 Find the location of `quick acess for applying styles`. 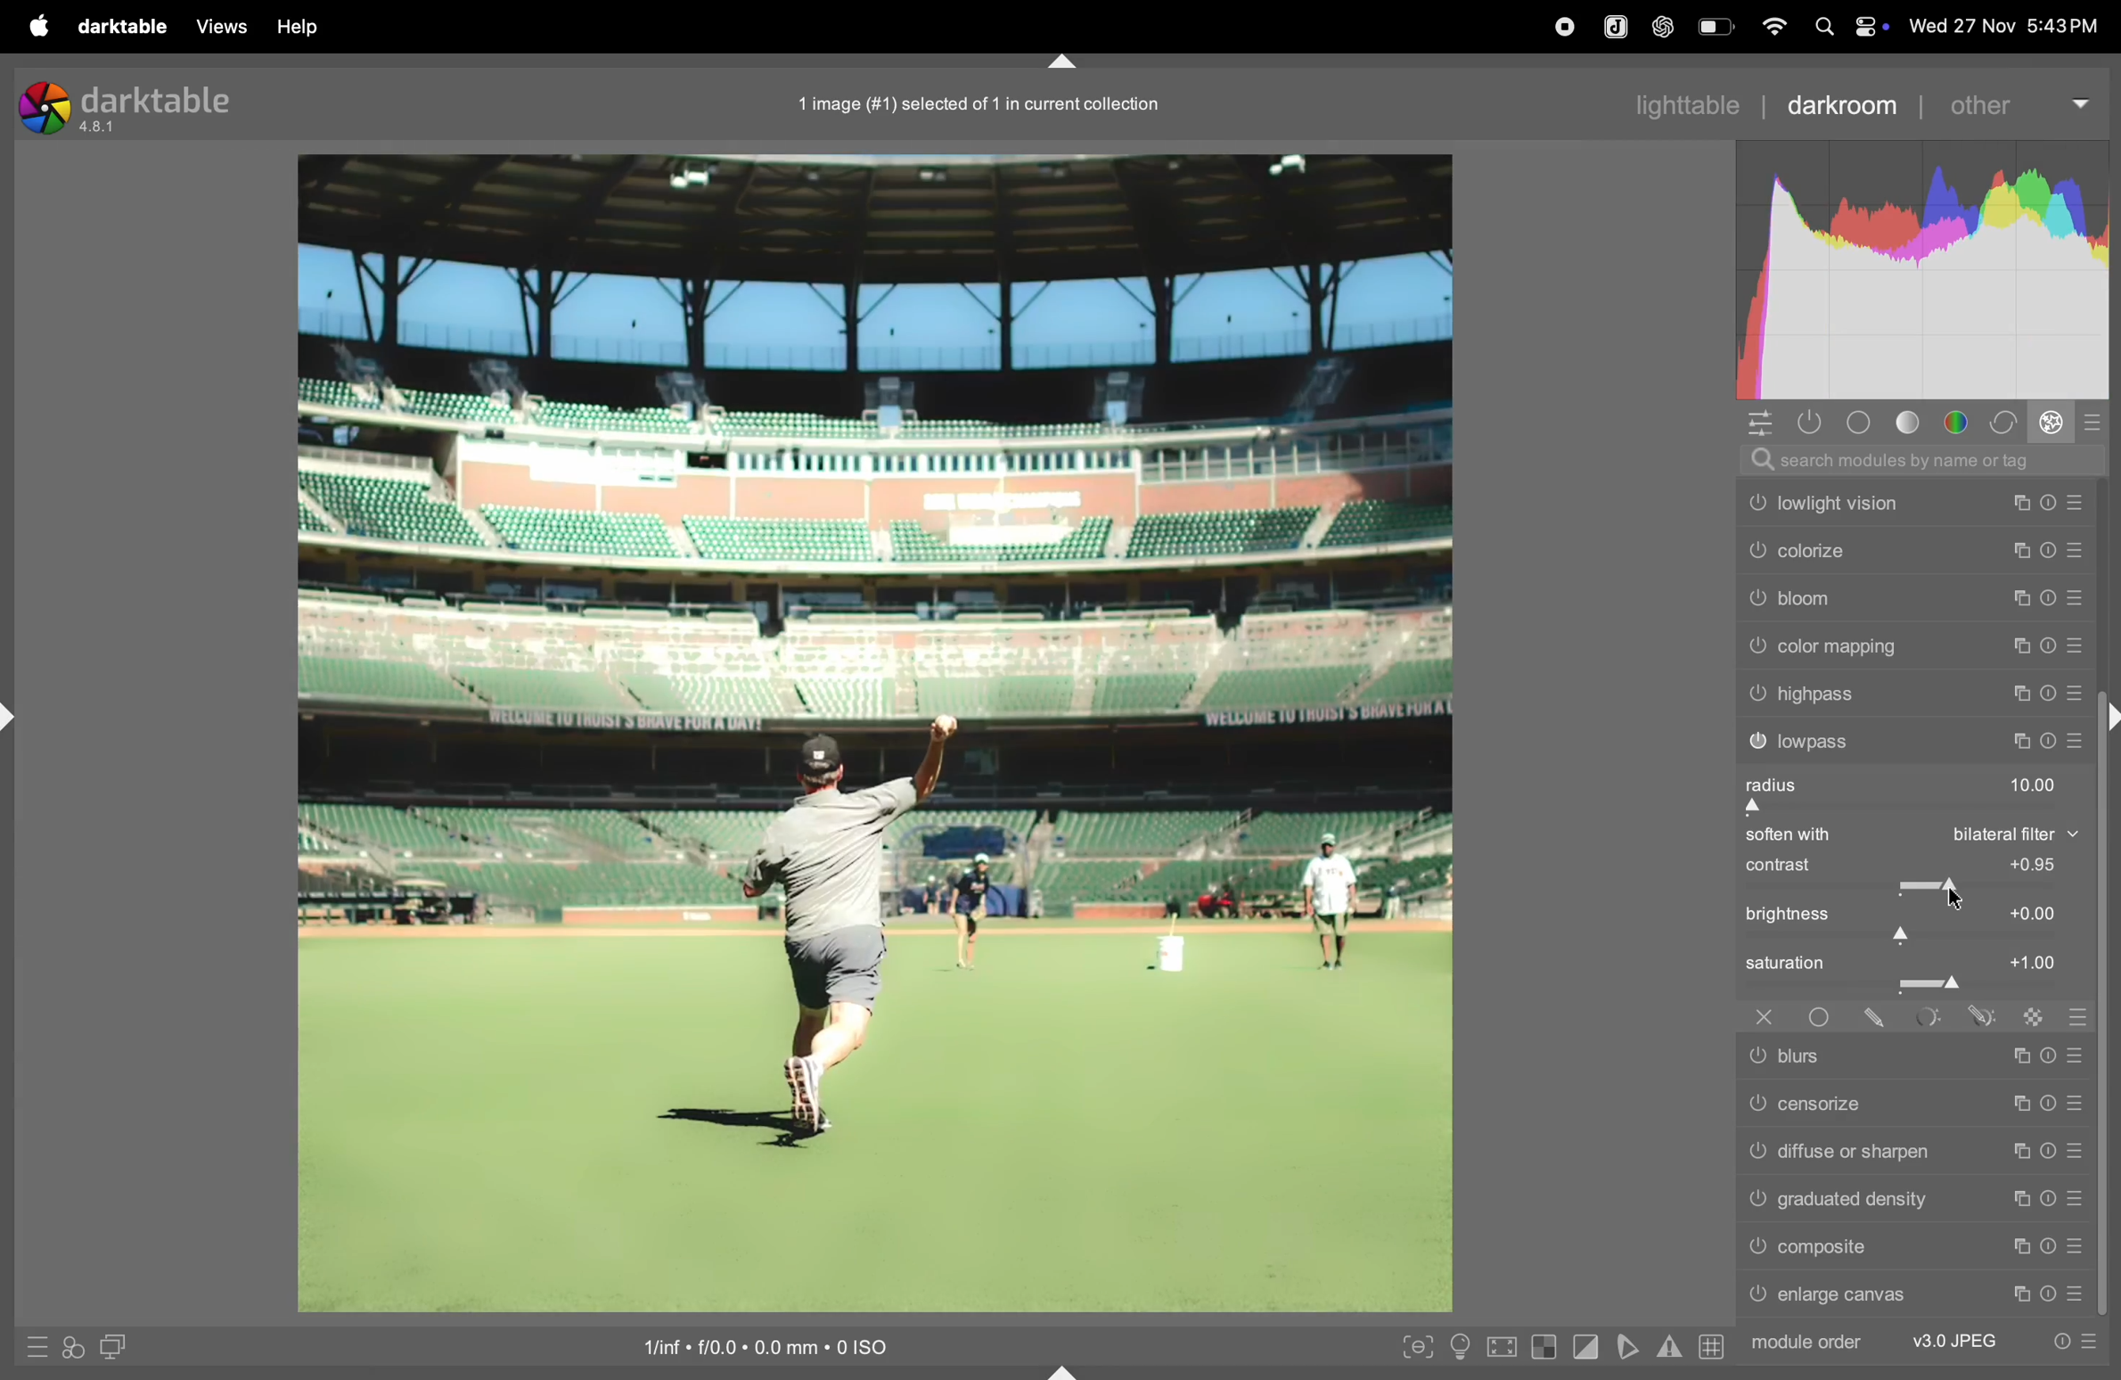

quick acess for applying styles is located at coordinates (72, 1346).